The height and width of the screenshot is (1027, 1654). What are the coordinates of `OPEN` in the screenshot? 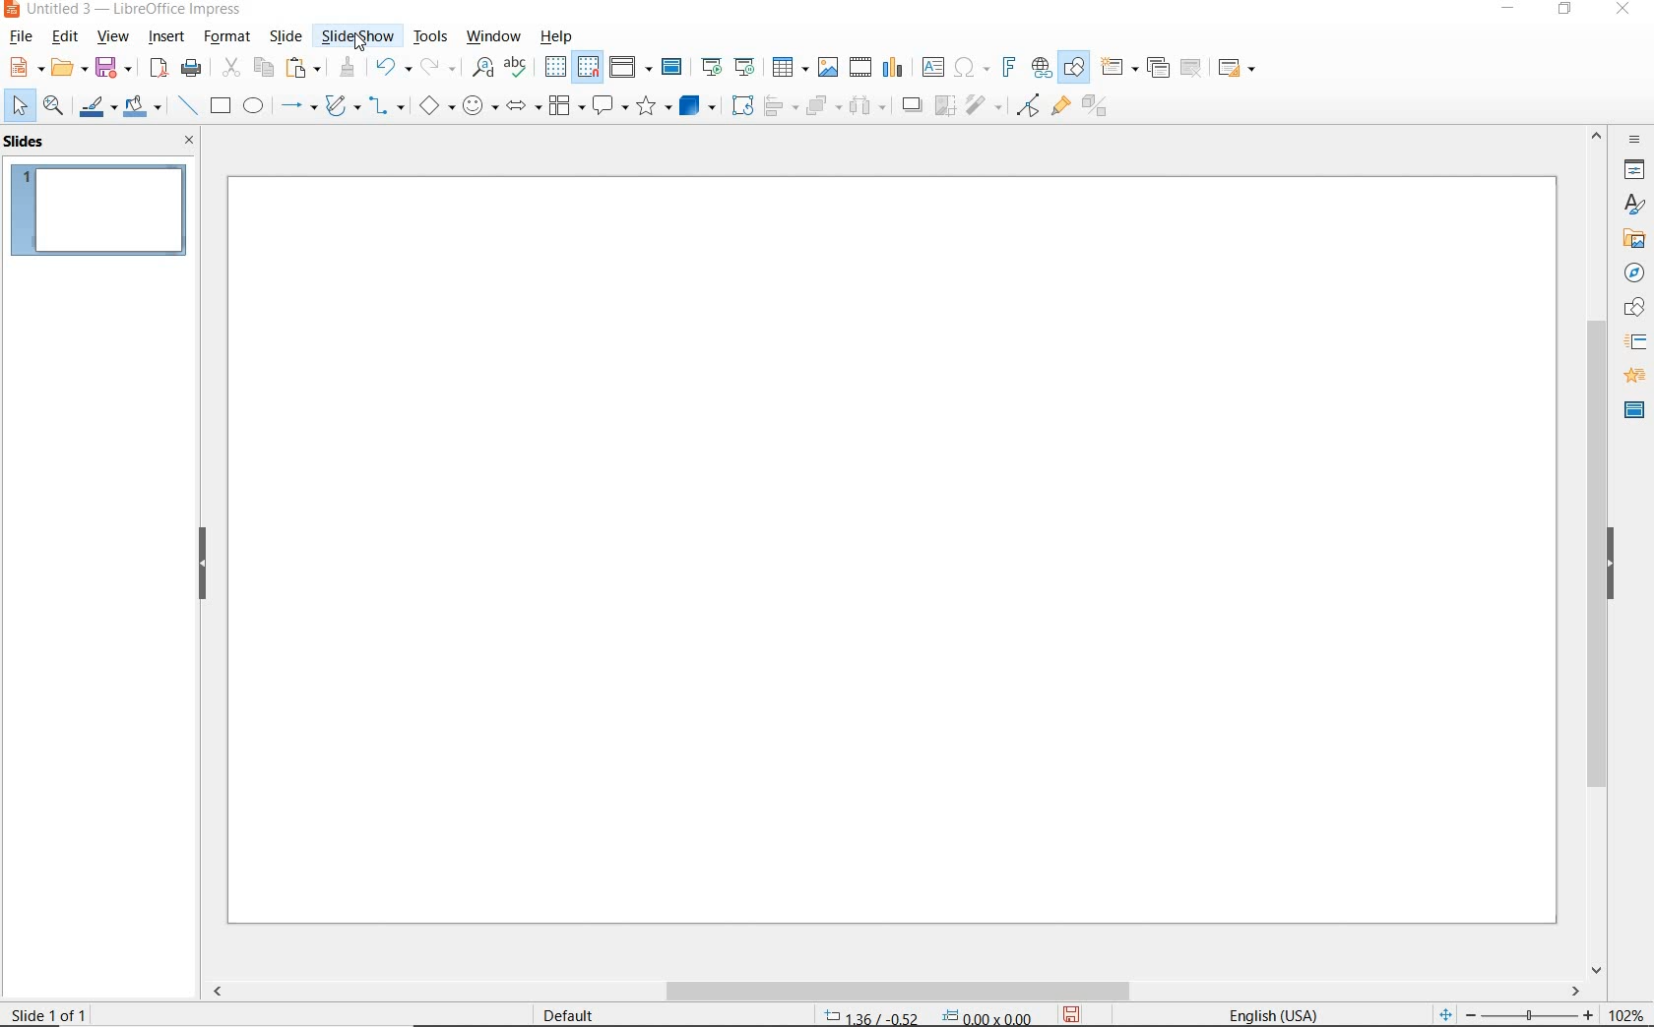 It's located at (68, 67).